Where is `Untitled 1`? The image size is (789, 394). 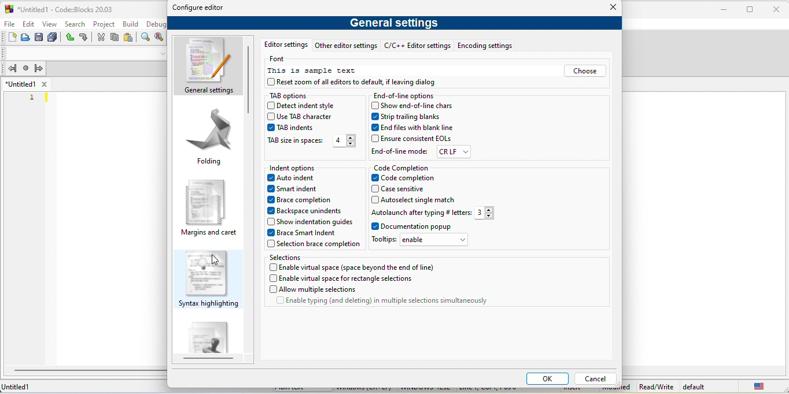 Untitled 1 is located at coordinates (16, 387).